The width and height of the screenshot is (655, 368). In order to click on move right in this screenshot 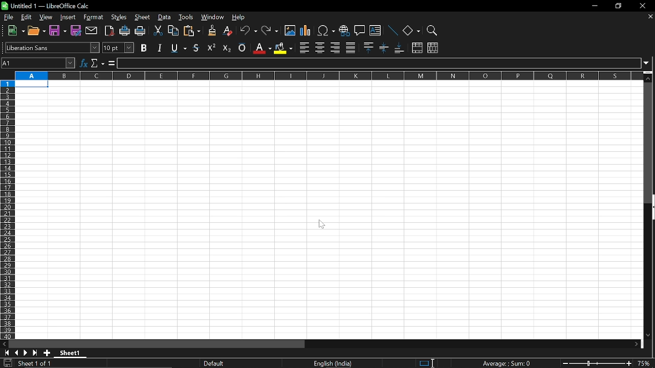, I will do `click(639, 344)`.